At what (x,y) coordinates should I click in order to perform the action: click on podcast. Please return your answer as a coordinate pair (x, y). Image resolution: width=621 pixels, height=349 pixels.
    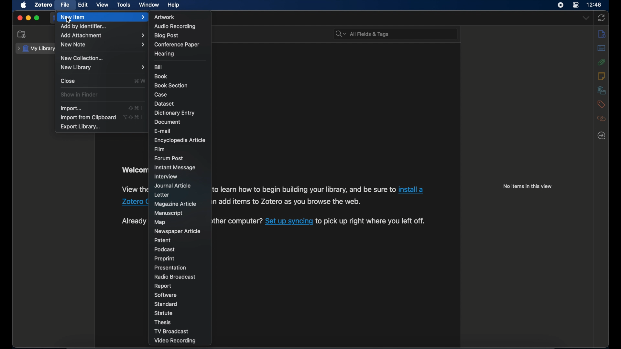
    Looking at the image, I should click on (163, 249).